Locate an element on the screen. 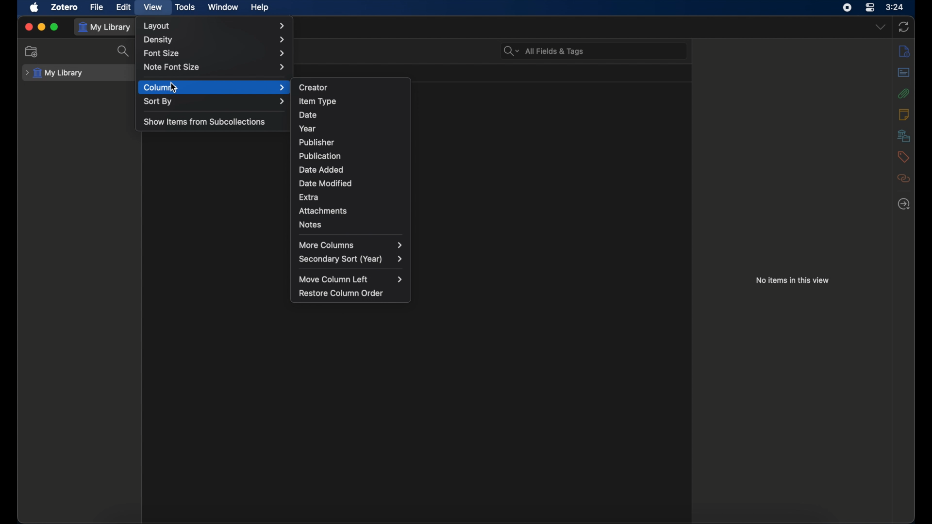 Image resolution: width=932 pixels, height=524 pixels. my library is located at coordinates (107, 28).